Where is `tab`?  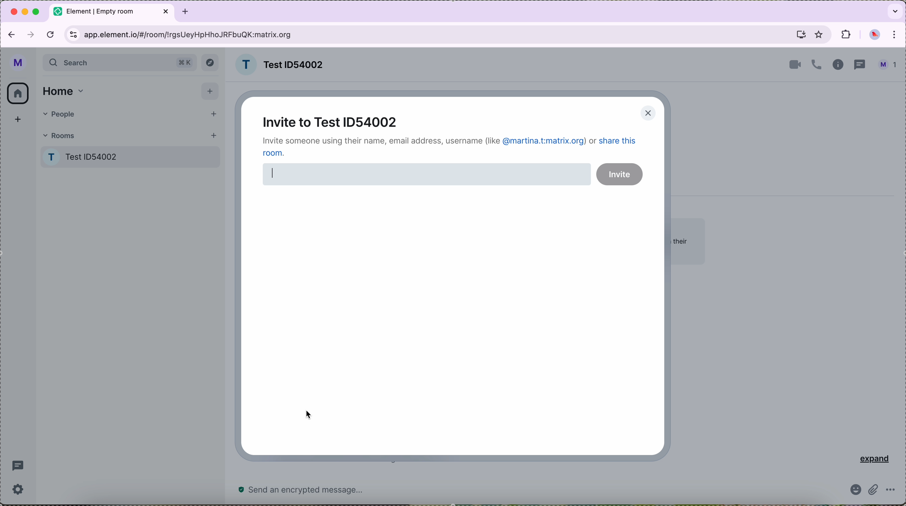 tab is located at coordinates (113, 12).